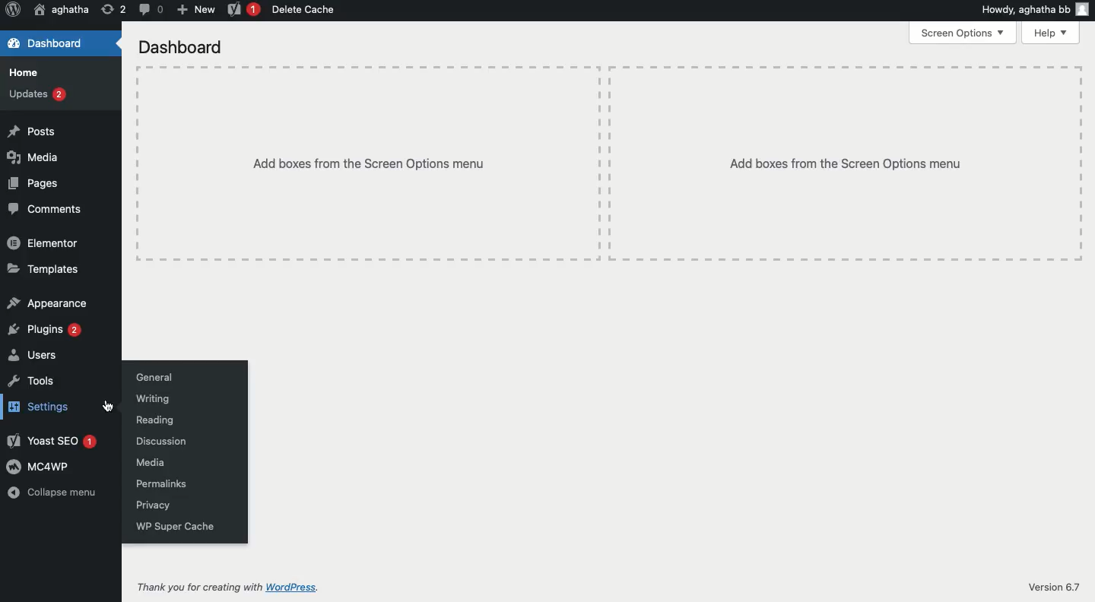 The width and height of the screenshot is (1095, 602). What do you see at coordinates (148, 464) in the screenshot?
I see `Media` at bounding box center [148, 464].